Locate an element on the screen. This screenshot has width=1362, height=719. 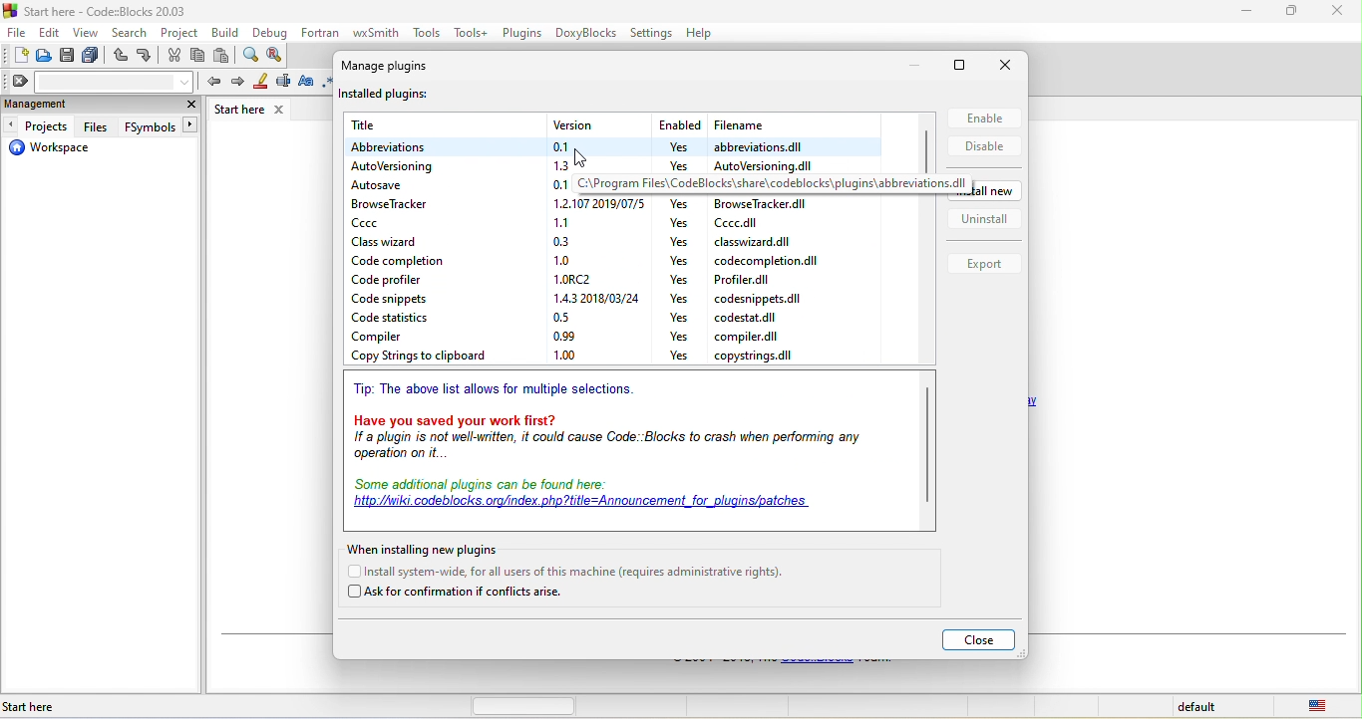
version  is located at coordinates (564, 316).